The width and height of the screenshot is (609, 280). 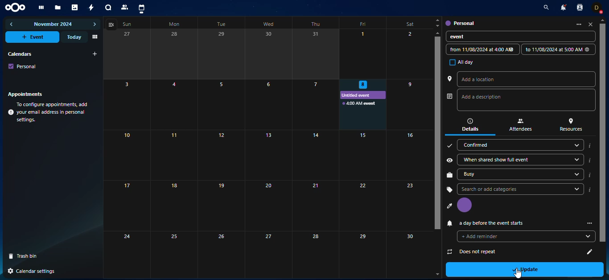 What do you see at coordinates (450, 189) in the screenshot?
I see `tag` at bounding box center [450, 189].